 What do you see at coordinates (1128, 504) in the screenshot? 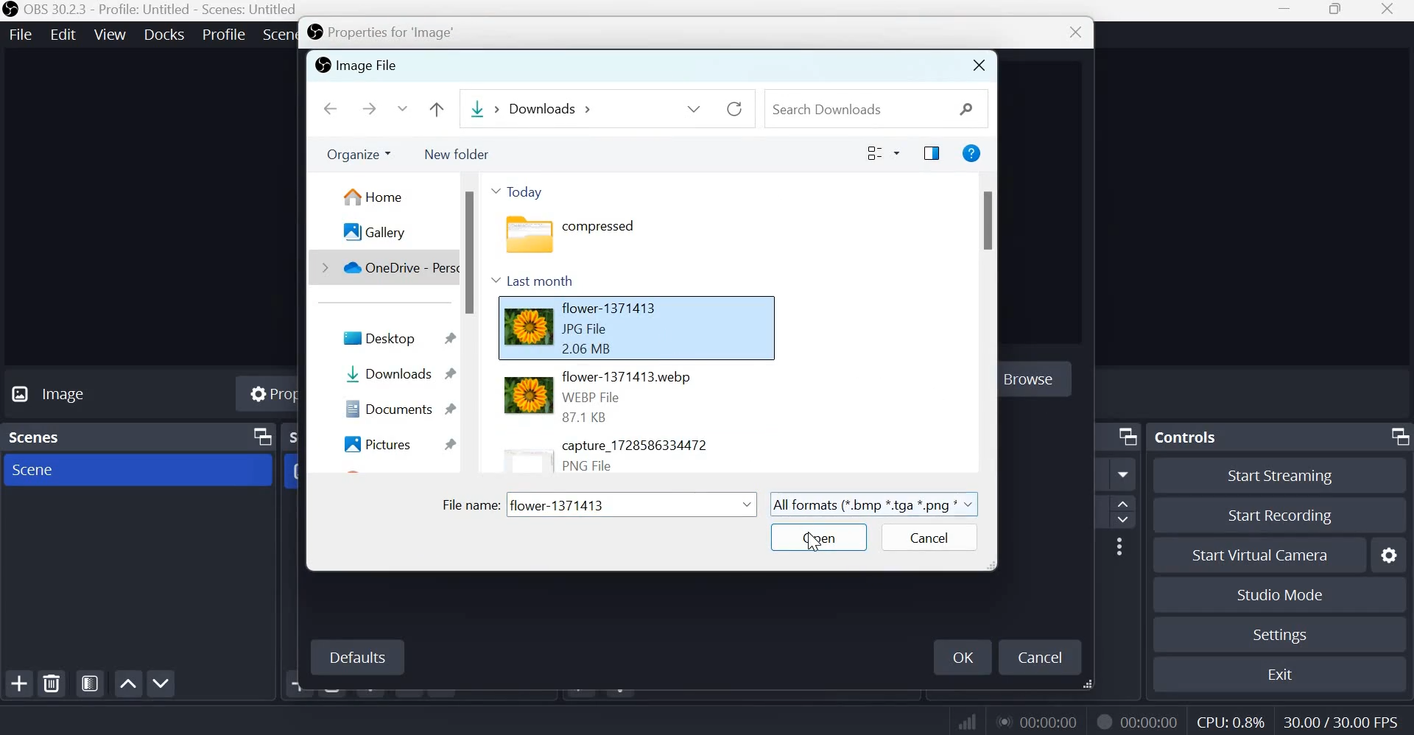
I see `increase` at bounding box center [1128, 504].